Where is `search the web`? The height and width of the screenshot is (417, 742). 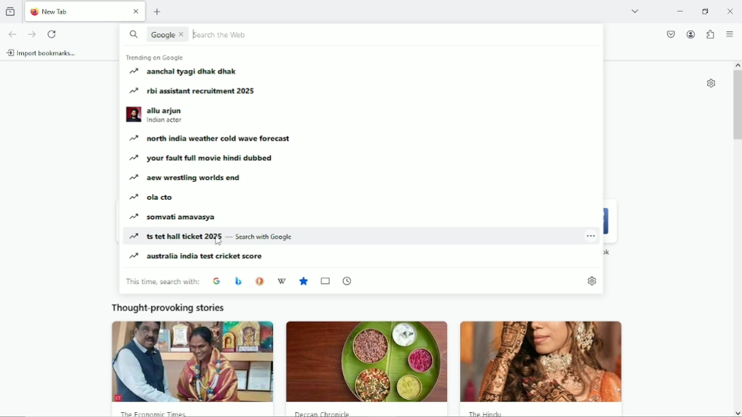 search the web is located at coordinates (226, 34).